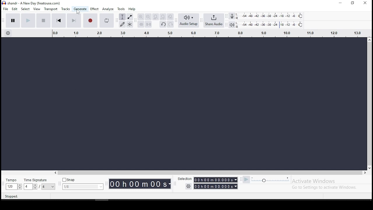 This screenshot has width=373, height=210. Describe the element at coordinates (78, 12) in the screenshot. I see `cursor` at that location.